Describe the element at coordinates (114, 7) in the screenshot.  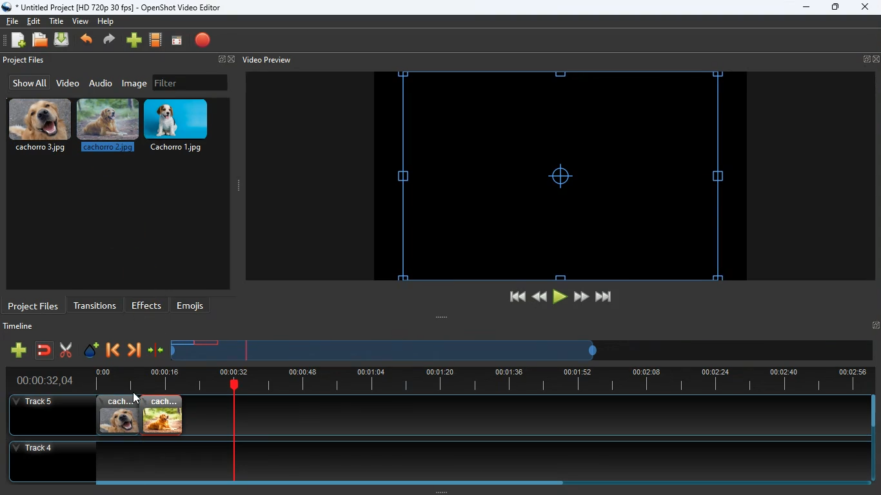
I see `* Untitled Project [HD 720p 30 fps] - OpenShot Video Editor` at that location.